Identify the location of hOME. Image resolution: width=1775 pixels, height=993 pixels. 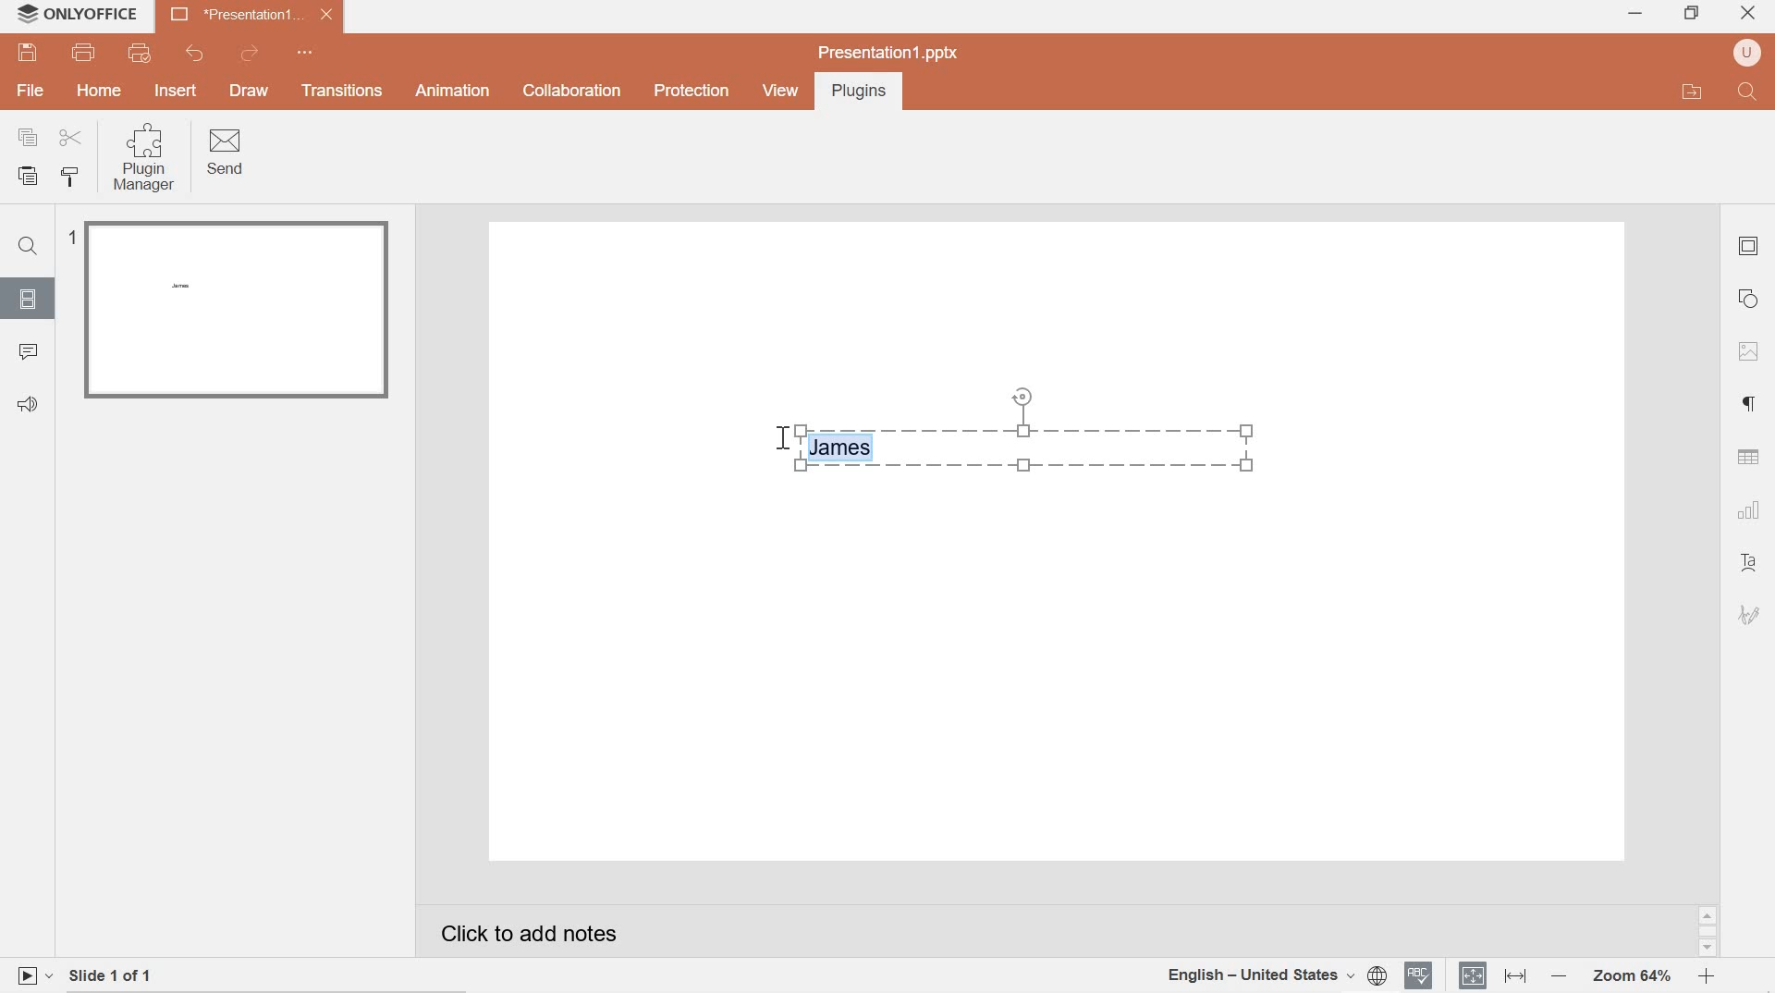
(100, 92).